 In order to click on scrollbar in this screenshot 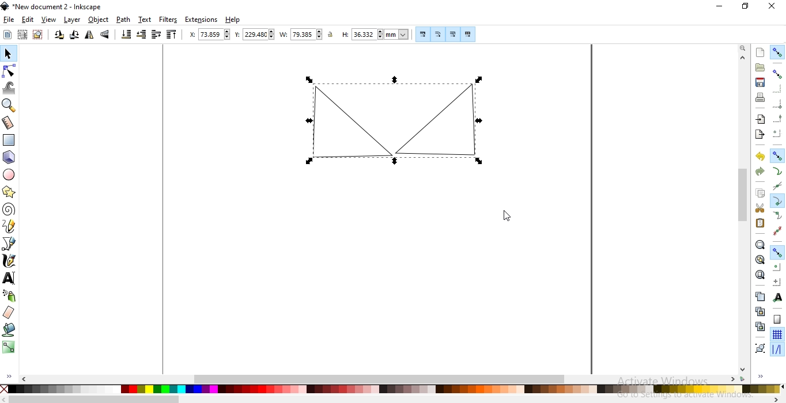, I will do `click(742, 214)`.